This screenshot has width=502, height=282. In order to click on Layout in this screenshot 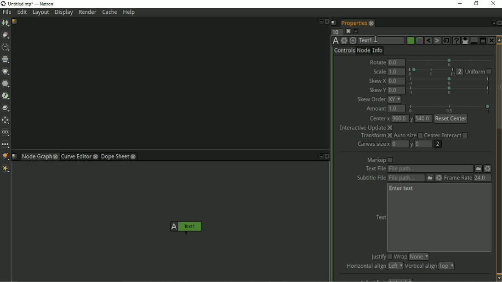, I will do `click(40, 13)`.